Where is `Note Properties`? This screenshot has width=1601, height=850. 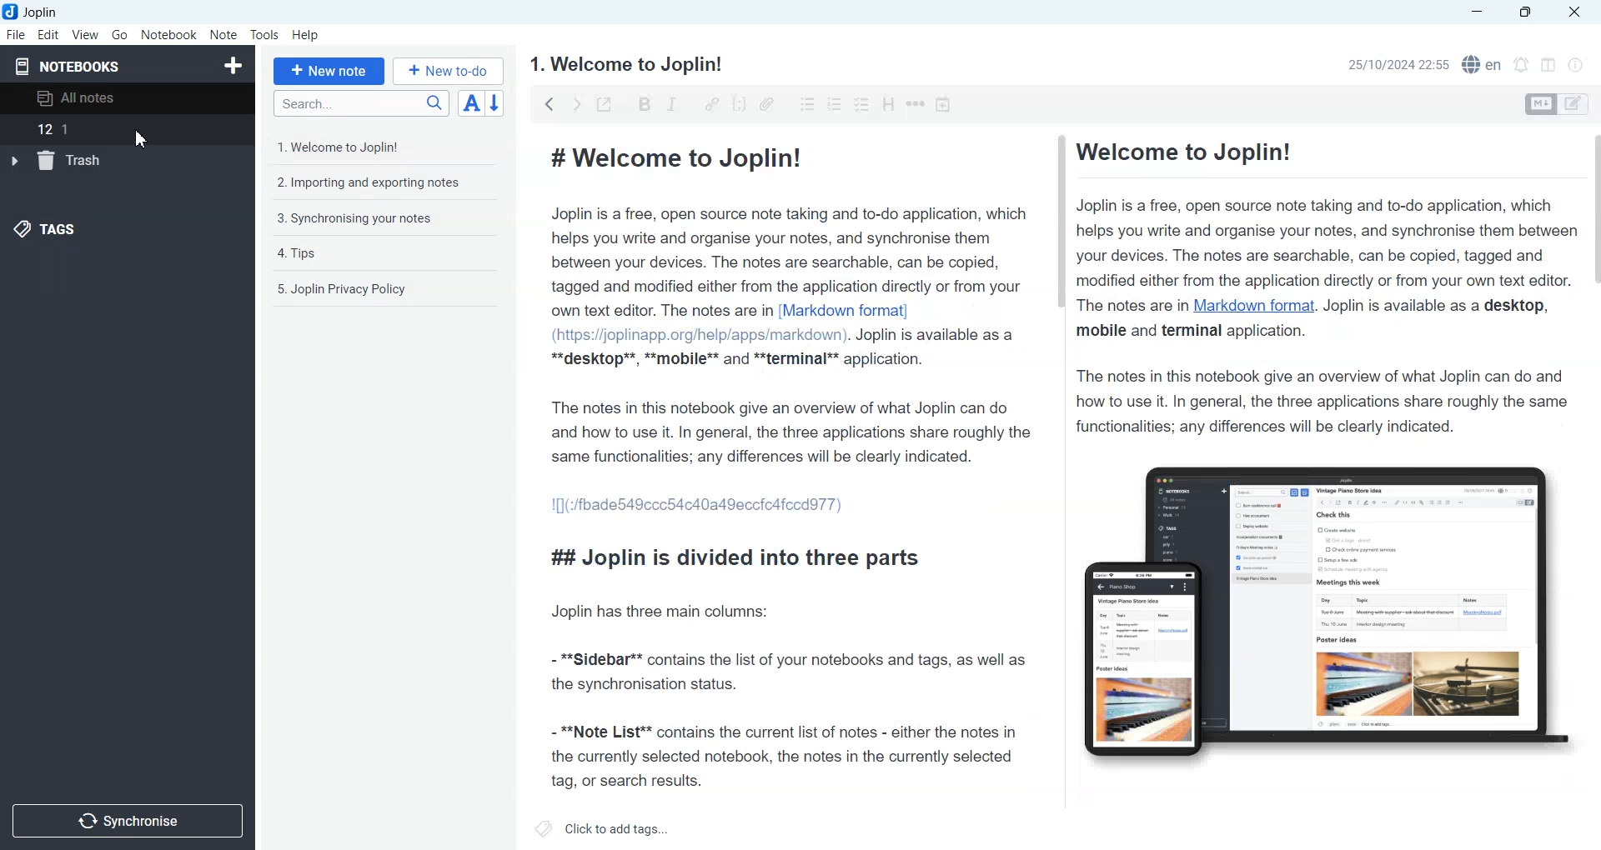
Note Properties is located at coordinates (1575, 65).